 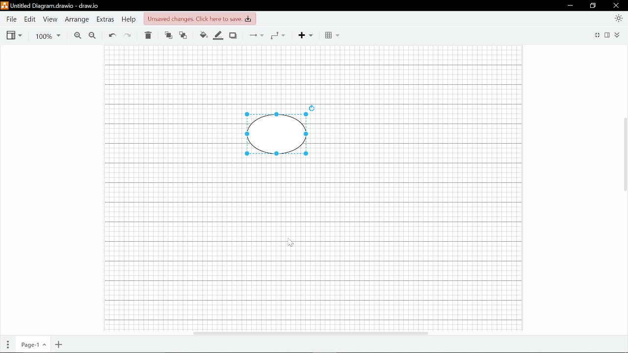 What do you see at coordinates (128, 36) in the screenshot?
I see `Redo` at bounding box center [128, 36].